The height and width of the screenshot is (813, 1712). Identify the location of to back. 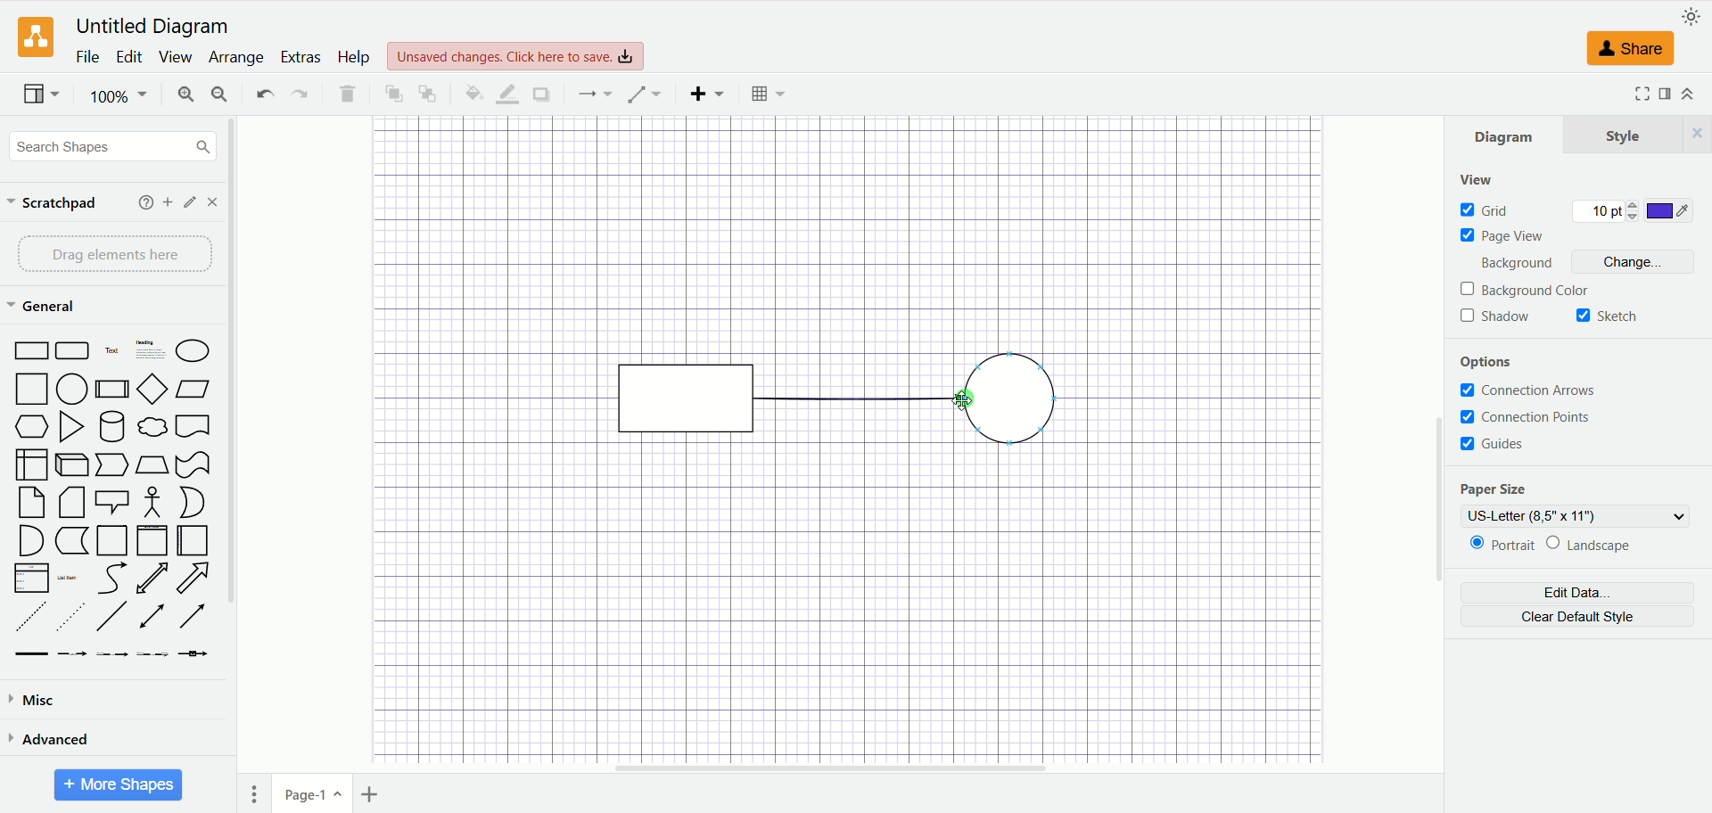
(425, 93).